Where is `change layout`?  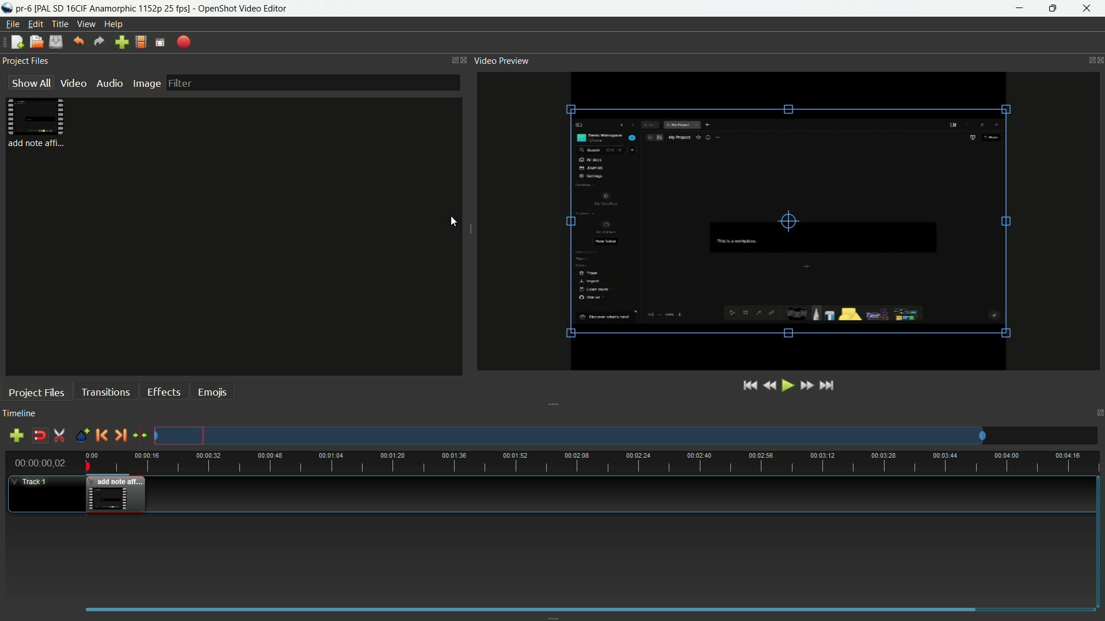
change layout is located at coordinates (450, 61).